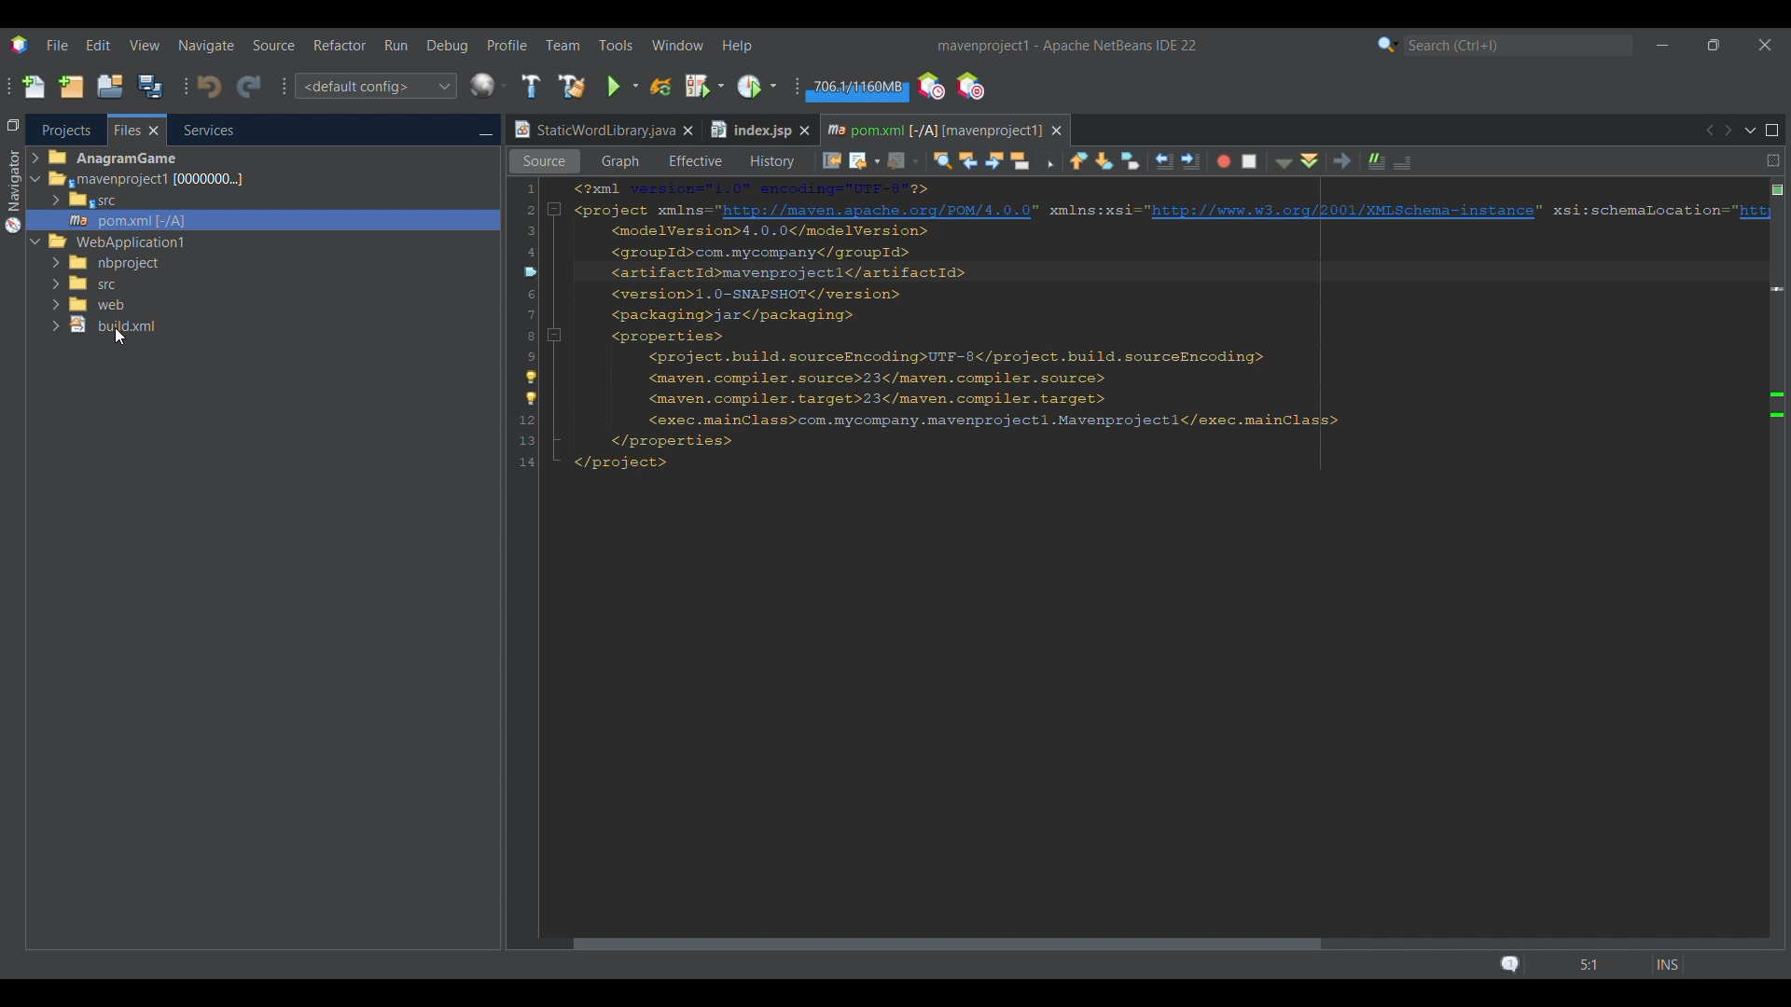 The height and width of the screenshot is (1007, 1791). What do you see at coordinates (618, 161) in the screenshot?
I see `Graph view` at bounding box center [618, 161].